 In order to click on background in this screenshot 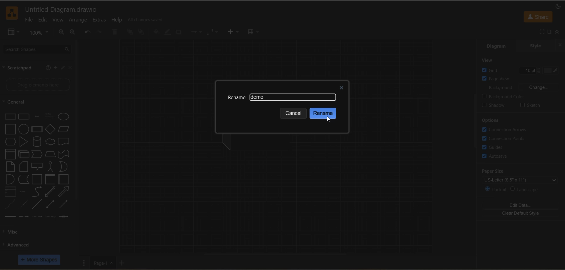, I will do `click(524, 88)`.